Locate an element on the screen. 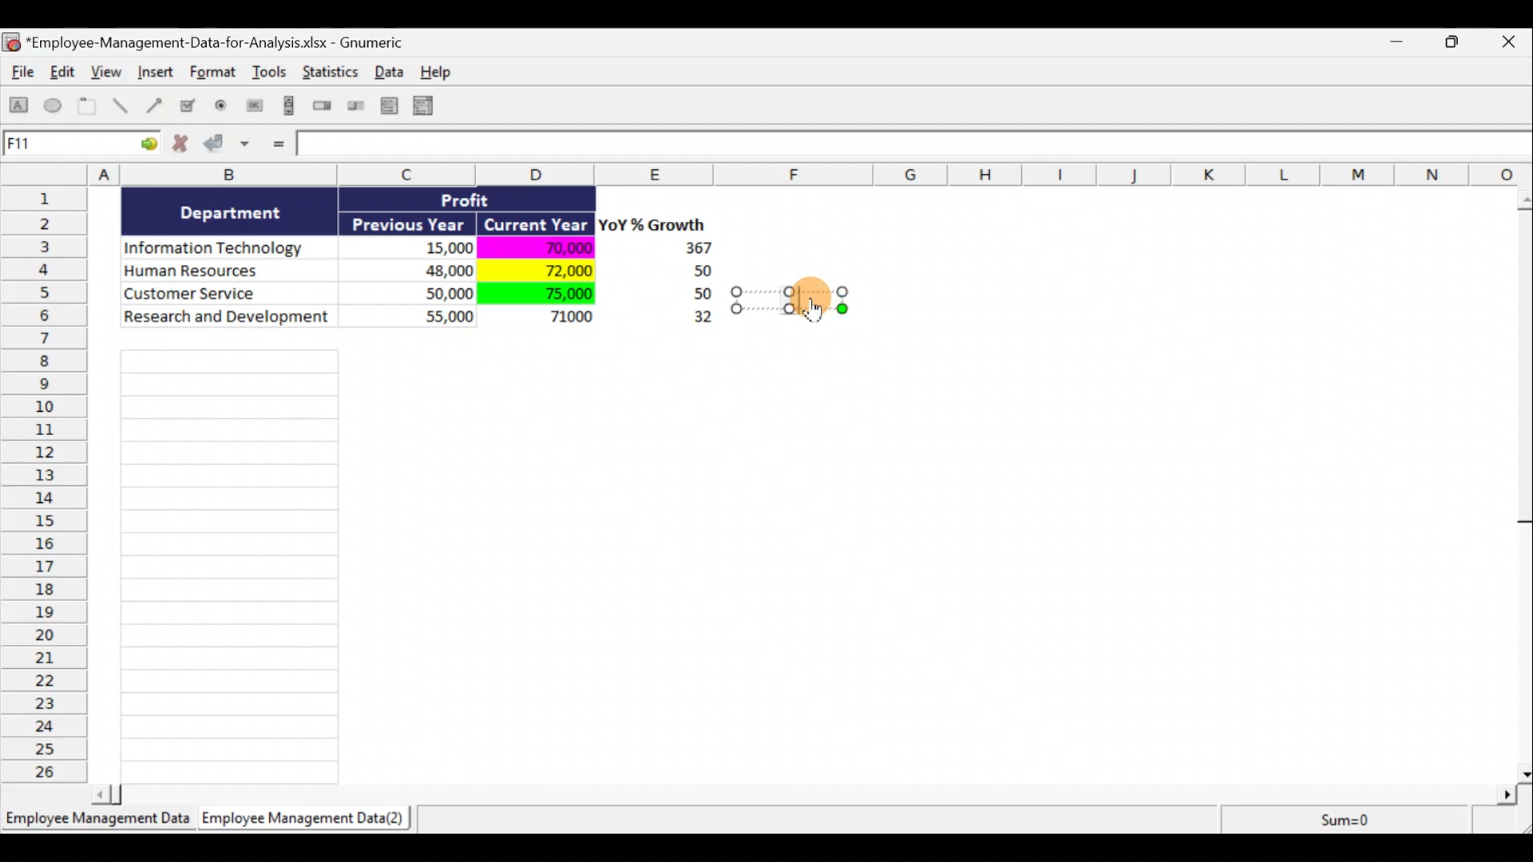  Close is located at coordinates (1512, 43).